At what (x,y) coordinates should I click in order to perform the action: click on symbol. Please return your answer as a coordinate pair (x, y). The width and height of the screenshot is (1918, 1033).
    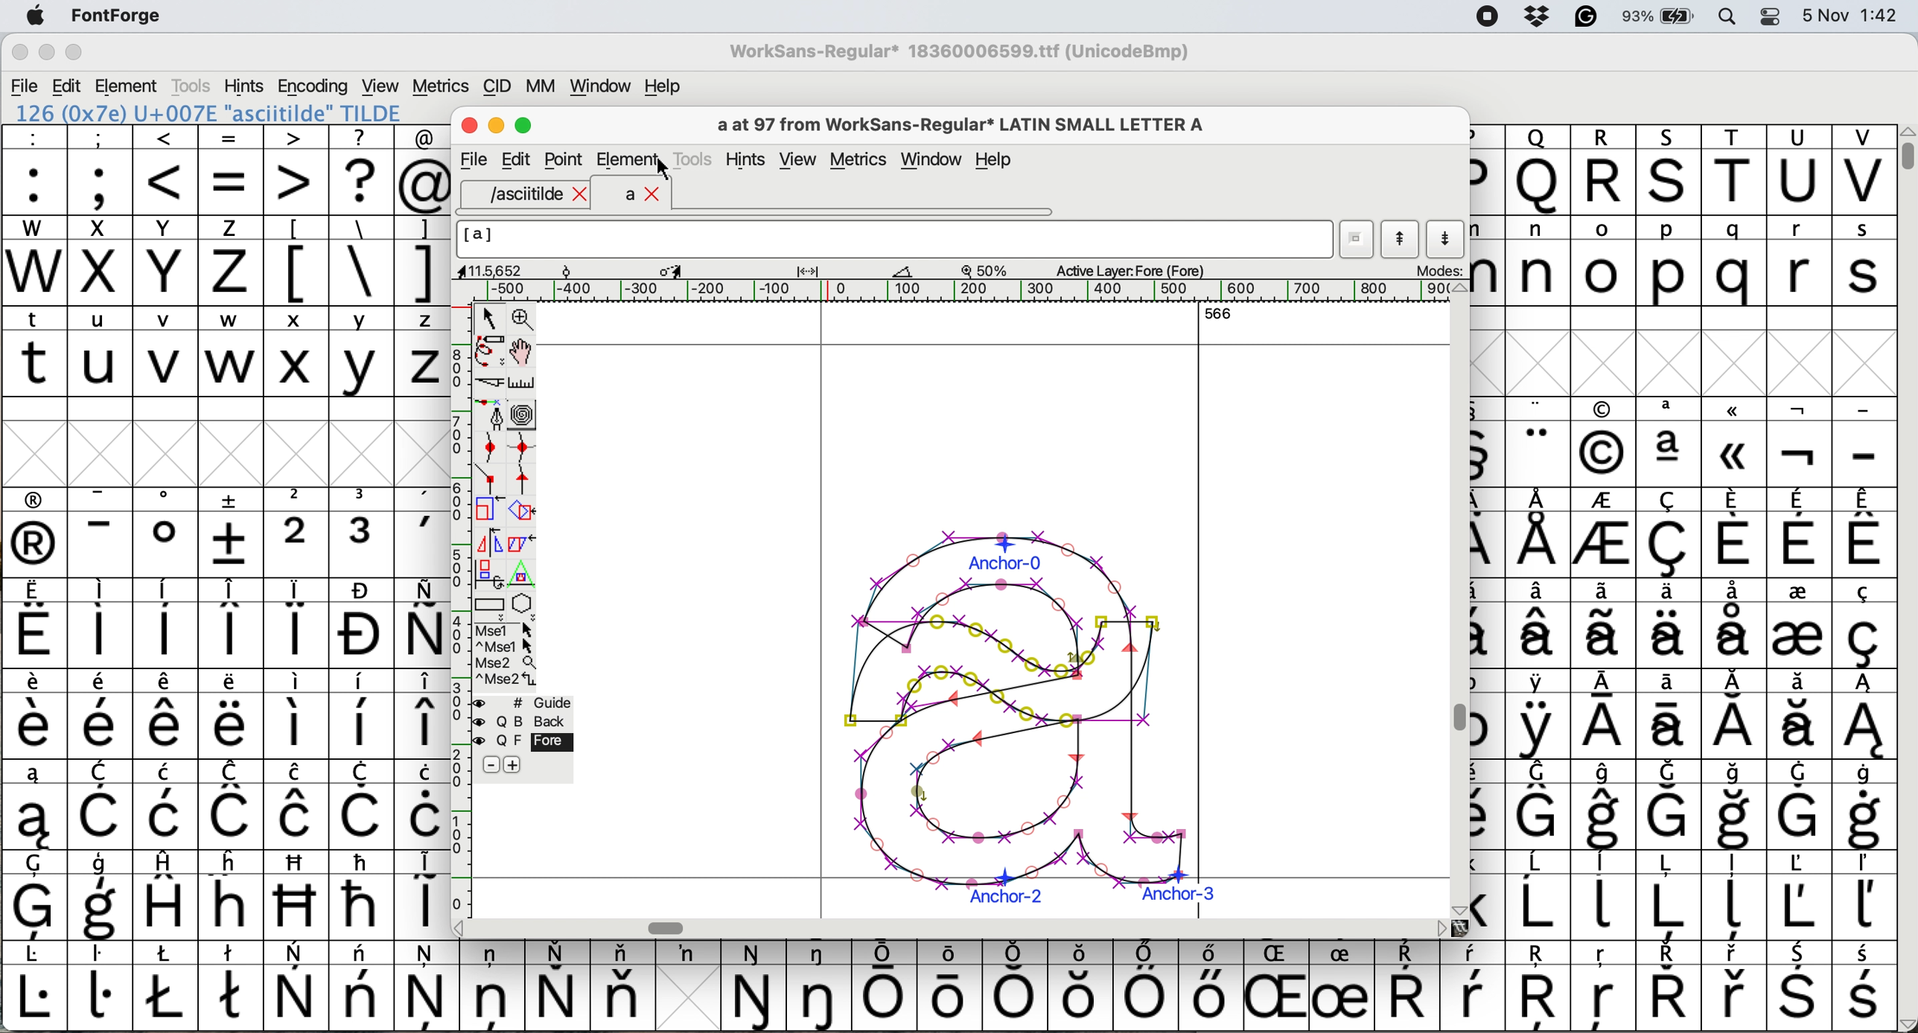
    Looking at the image, I should click on (1736, 621).